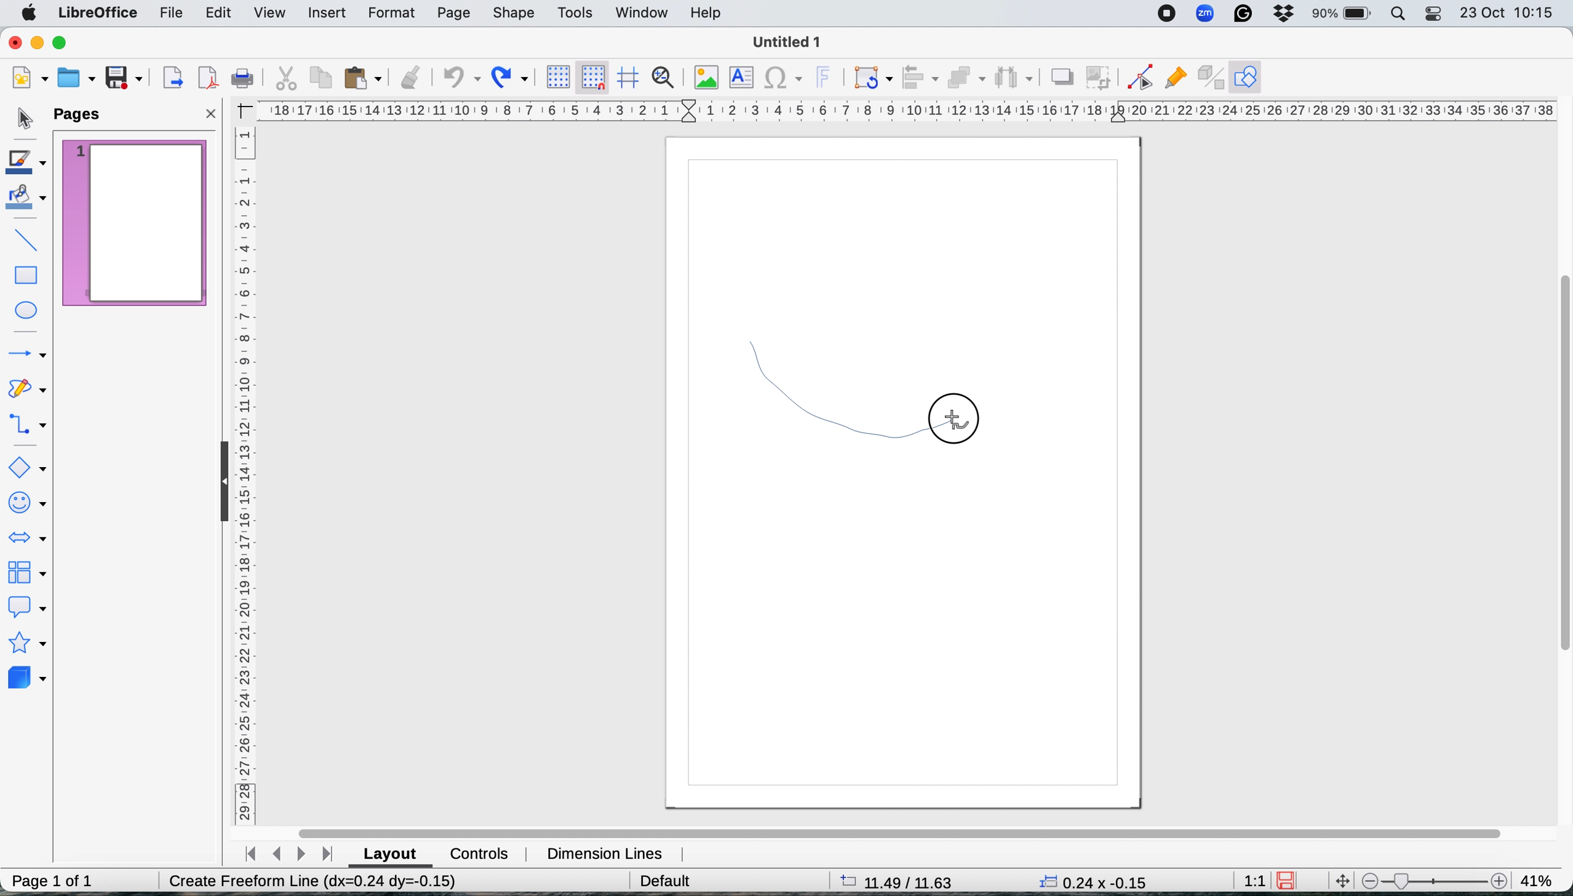 This screenshot has height=896, width=1573. What do you see at coordinates (1559, 462) in the screenshot?
I see `vertical scroll bar` at bounding box center [1559, 462].